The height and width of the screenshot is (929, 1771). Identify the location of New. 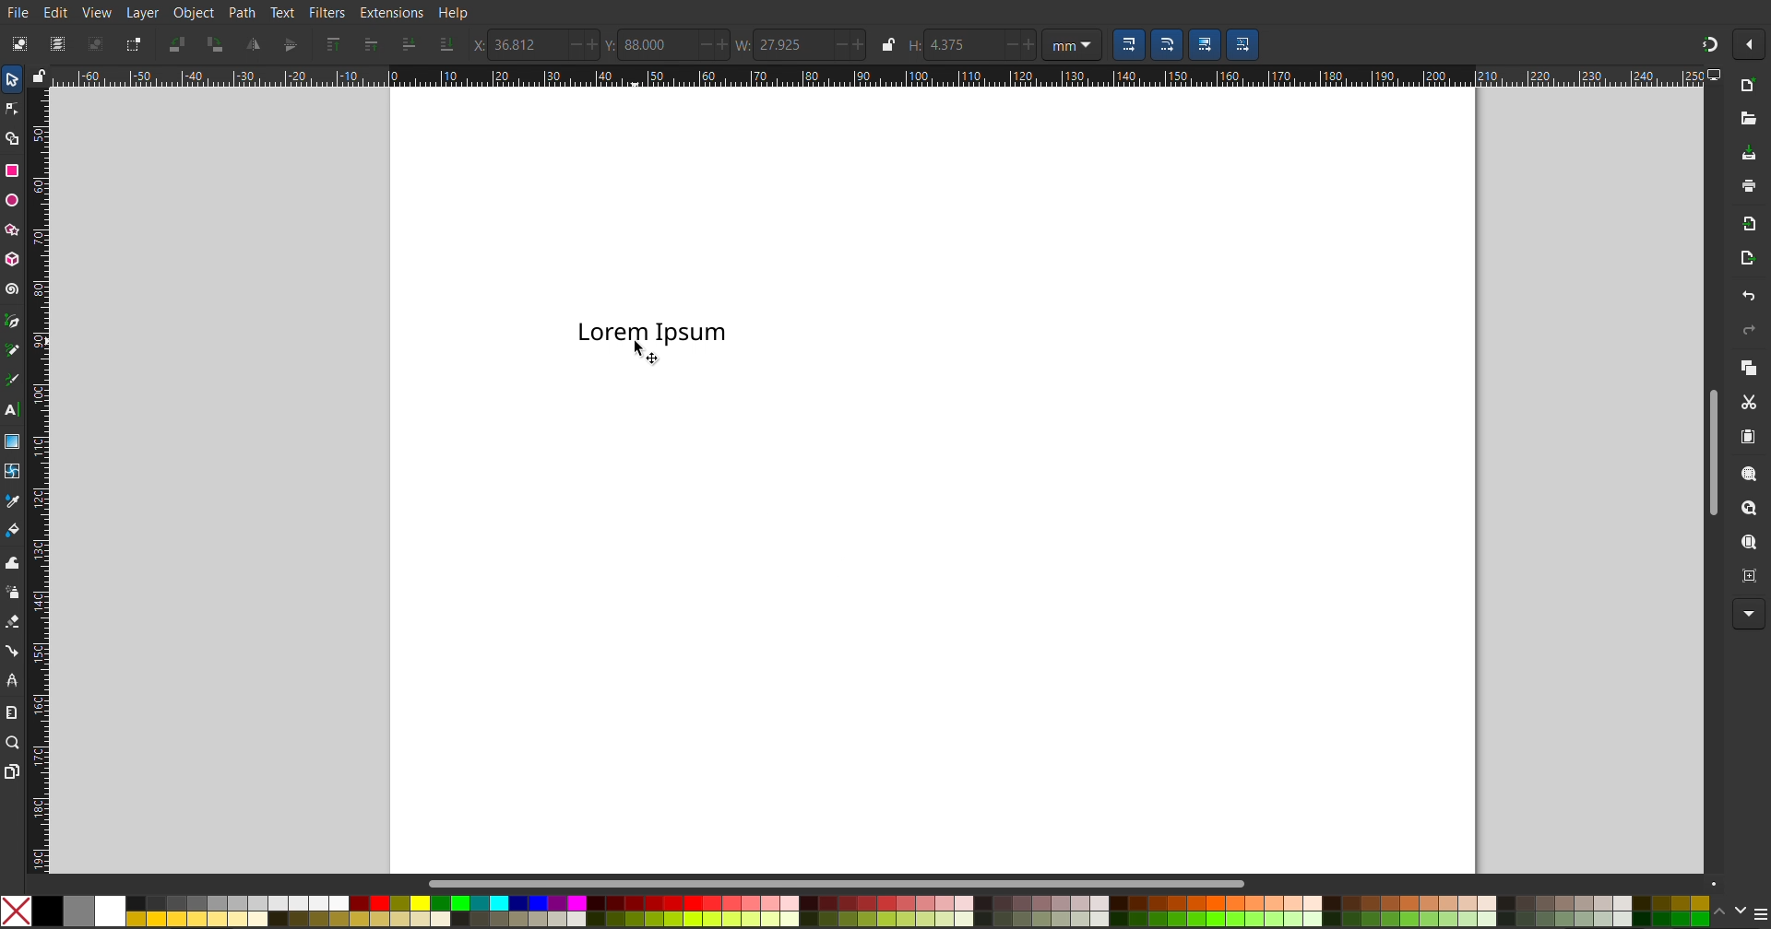
(1747, 87).